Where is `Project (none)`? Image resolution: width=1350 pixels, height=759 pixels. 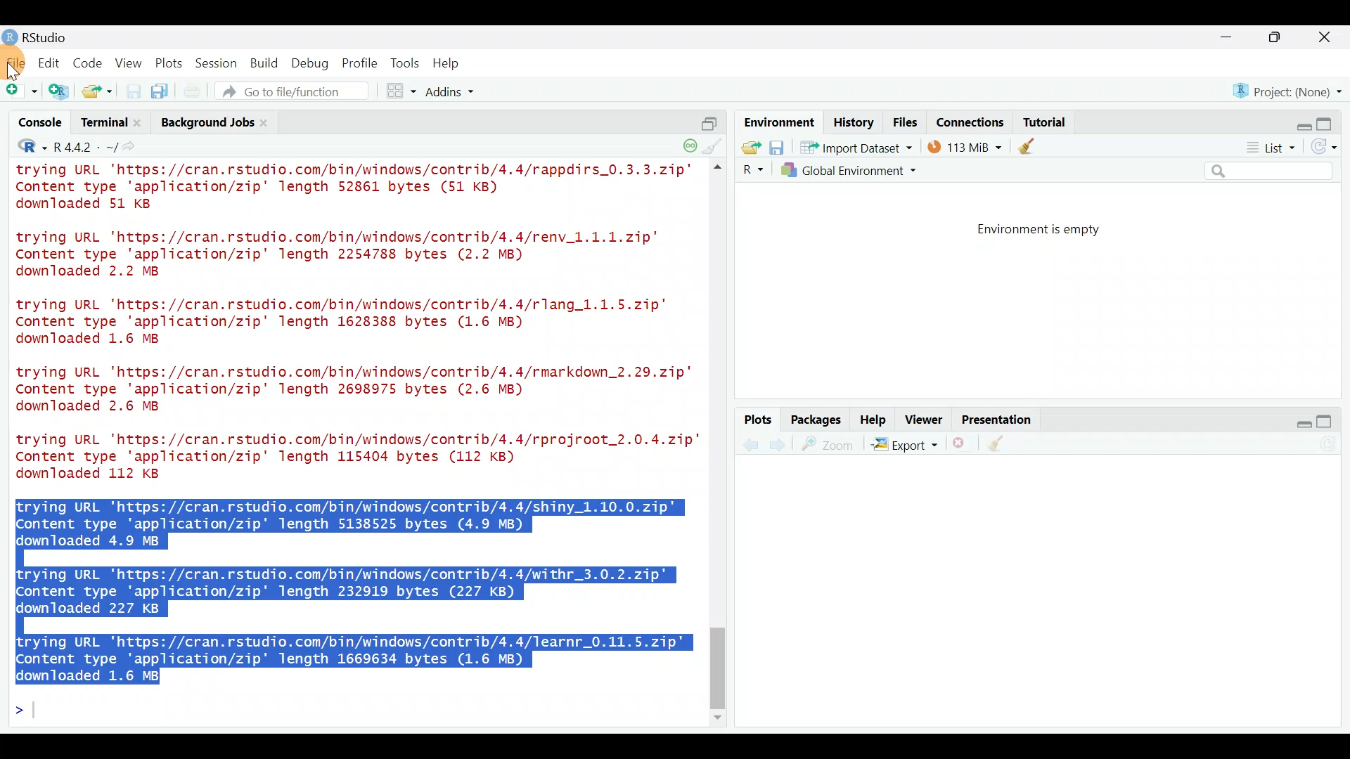
Project (none) is located at coordinates (1292, 89).